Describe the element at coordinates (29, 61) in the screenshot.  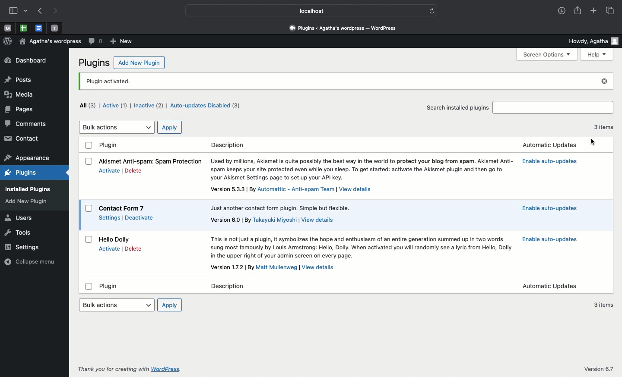
I see `Dashboard` at that location.